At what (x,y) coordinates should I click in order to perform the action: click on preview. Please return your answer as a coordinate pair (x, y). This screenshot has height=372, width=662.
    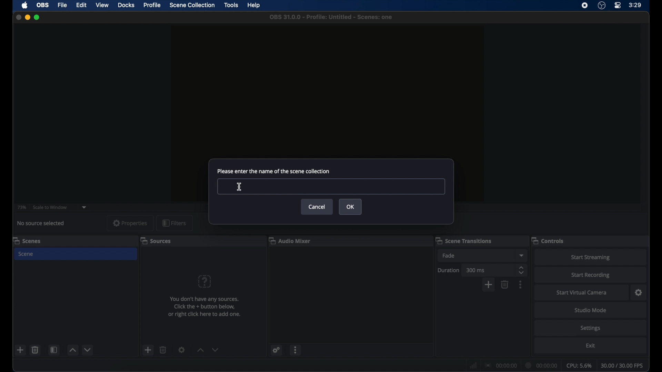
    Looking at the image, I should click on (328, 87).